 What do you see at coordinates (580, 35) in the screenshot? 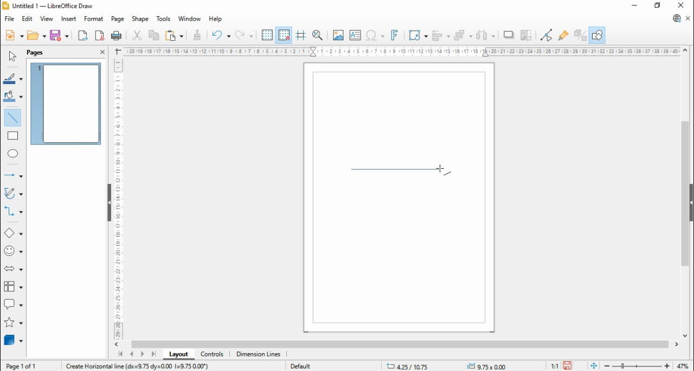
I see `toggle extrusions` at bounding box center [580, 35].